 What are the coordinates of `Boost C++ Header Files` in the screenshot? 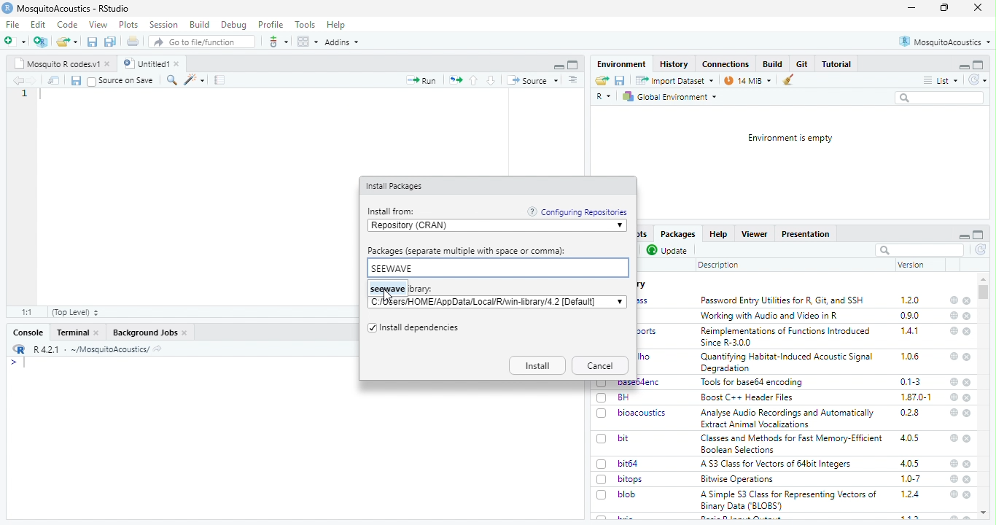 It's located at (751, 397).